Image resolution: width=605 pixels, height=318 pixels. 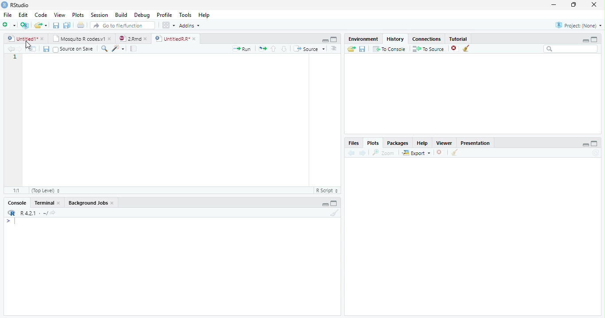 I want to click on Save current document, so click(x=56, y=25).